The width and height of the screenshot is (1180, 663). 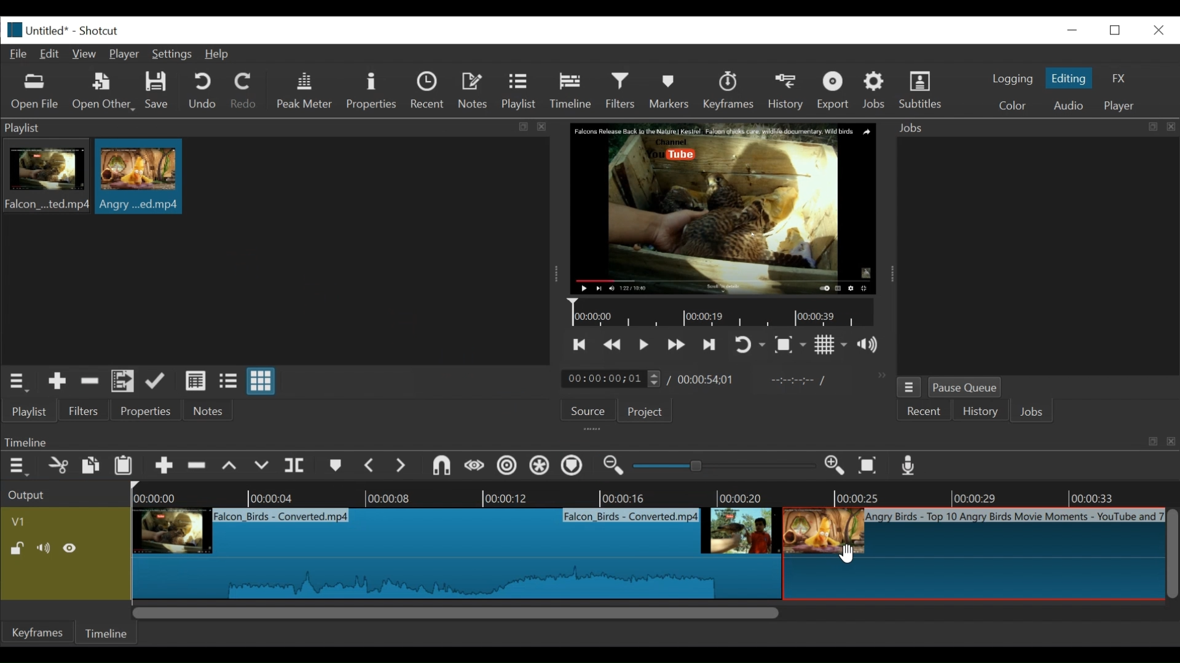 I want to click on Timeline menu, so click(x=20, y=467).